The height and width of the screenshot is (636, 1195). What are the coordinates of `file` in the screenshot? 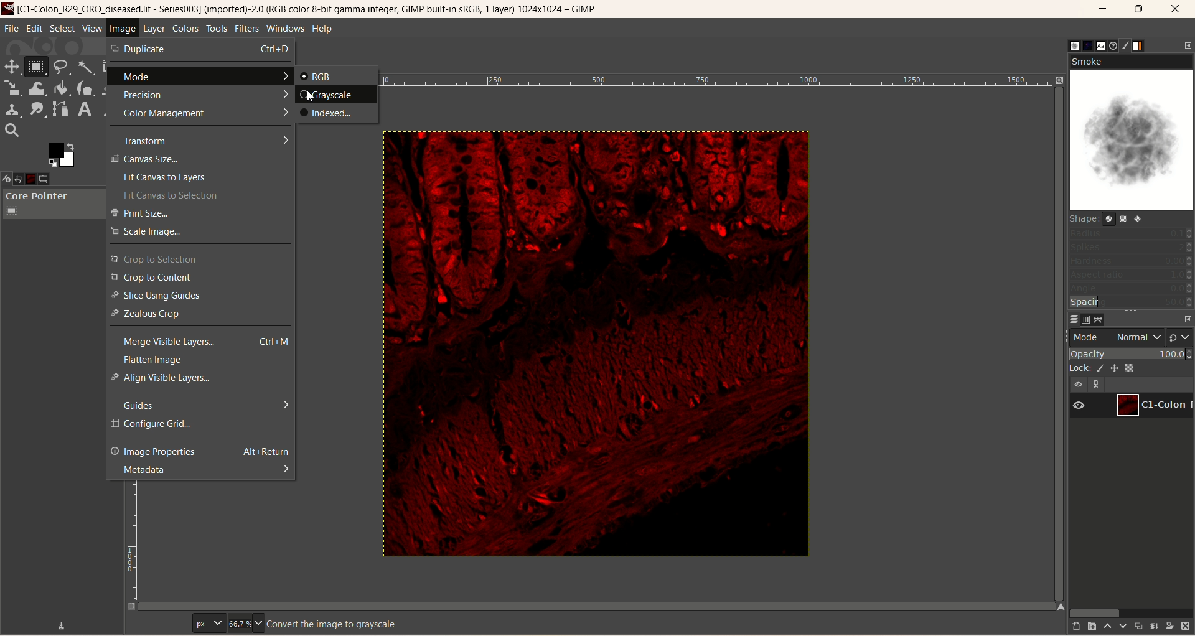 It's located at (11, 28).